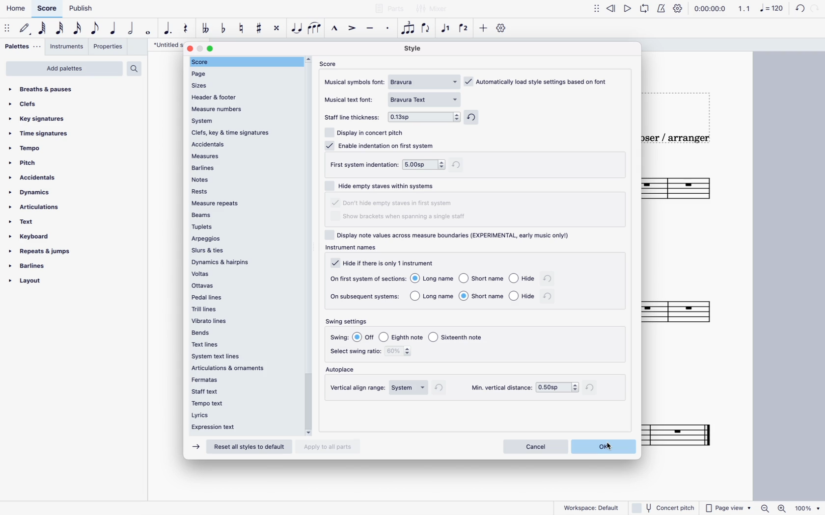 Image resolution: width=825 pixels, height=515 pixels. Describe the element at coordinates (334, 29) in the screenshot. I see `marcato` at that location.